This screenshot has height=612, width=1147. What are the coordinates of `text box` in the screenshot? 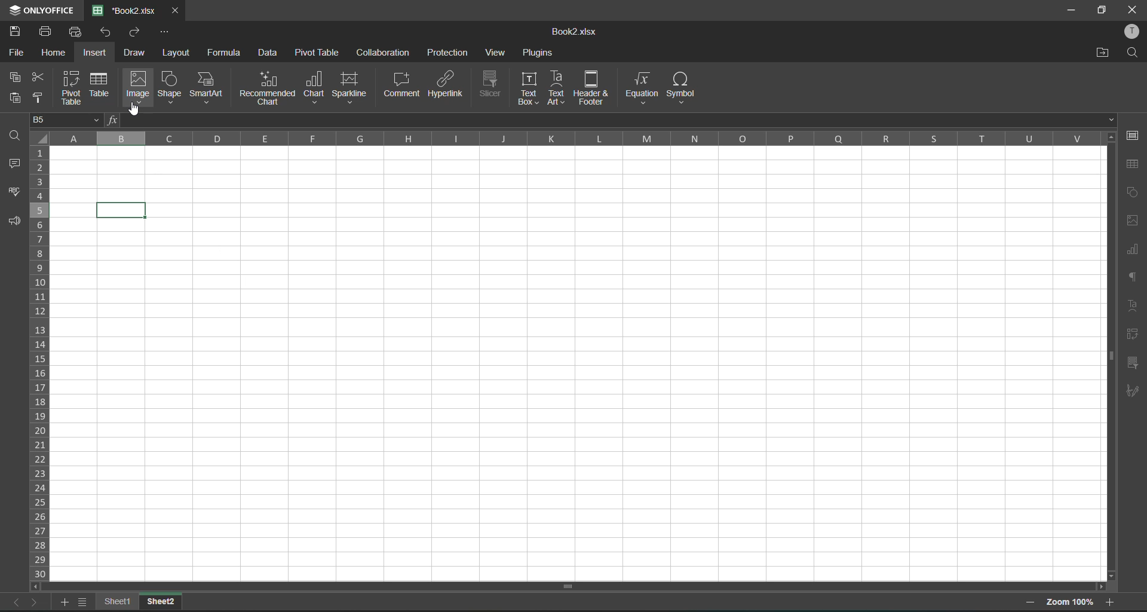 It's located at (530, 88).